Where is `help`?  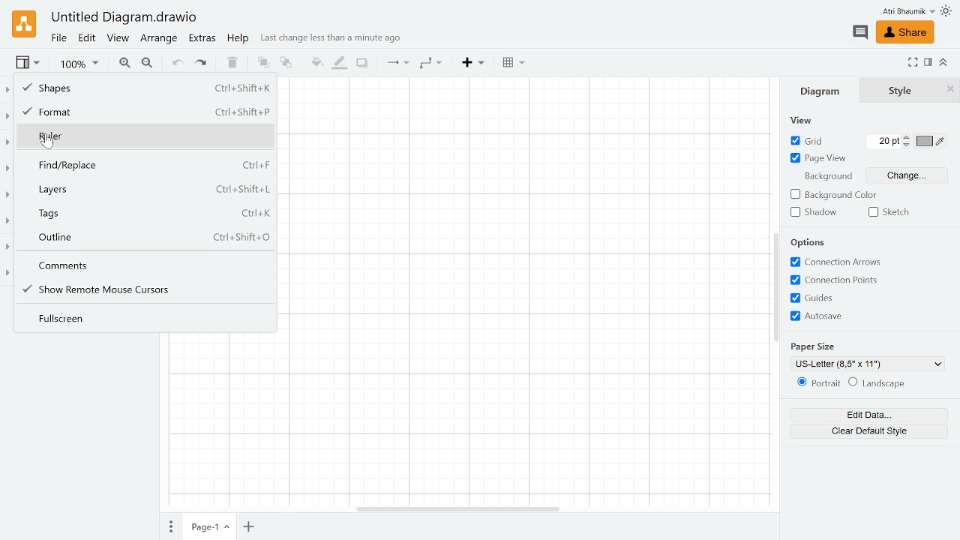
help is located at coordinates (238, 39).